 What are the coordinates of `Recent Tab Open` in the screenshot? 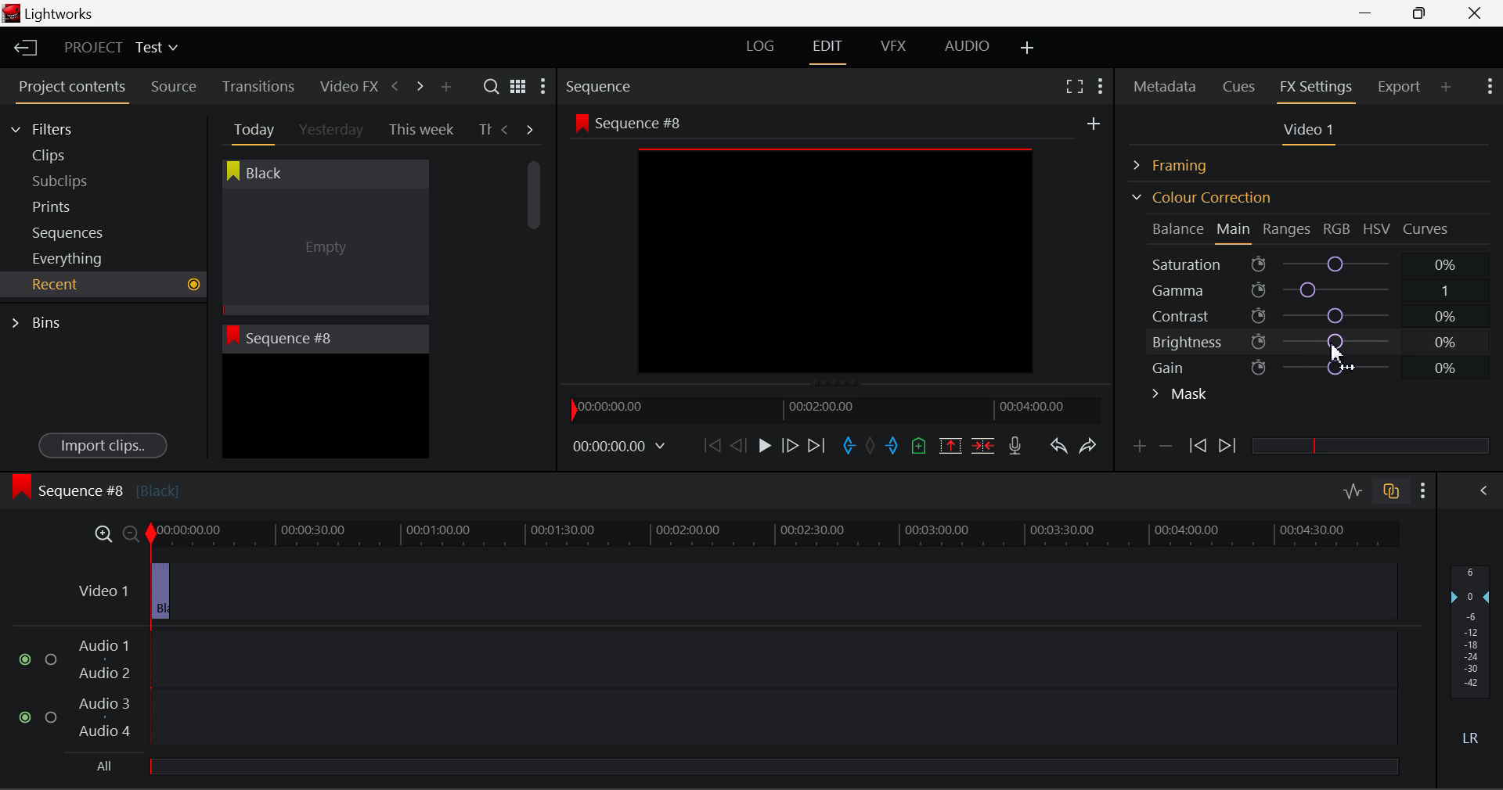 It's located at (103, 285).